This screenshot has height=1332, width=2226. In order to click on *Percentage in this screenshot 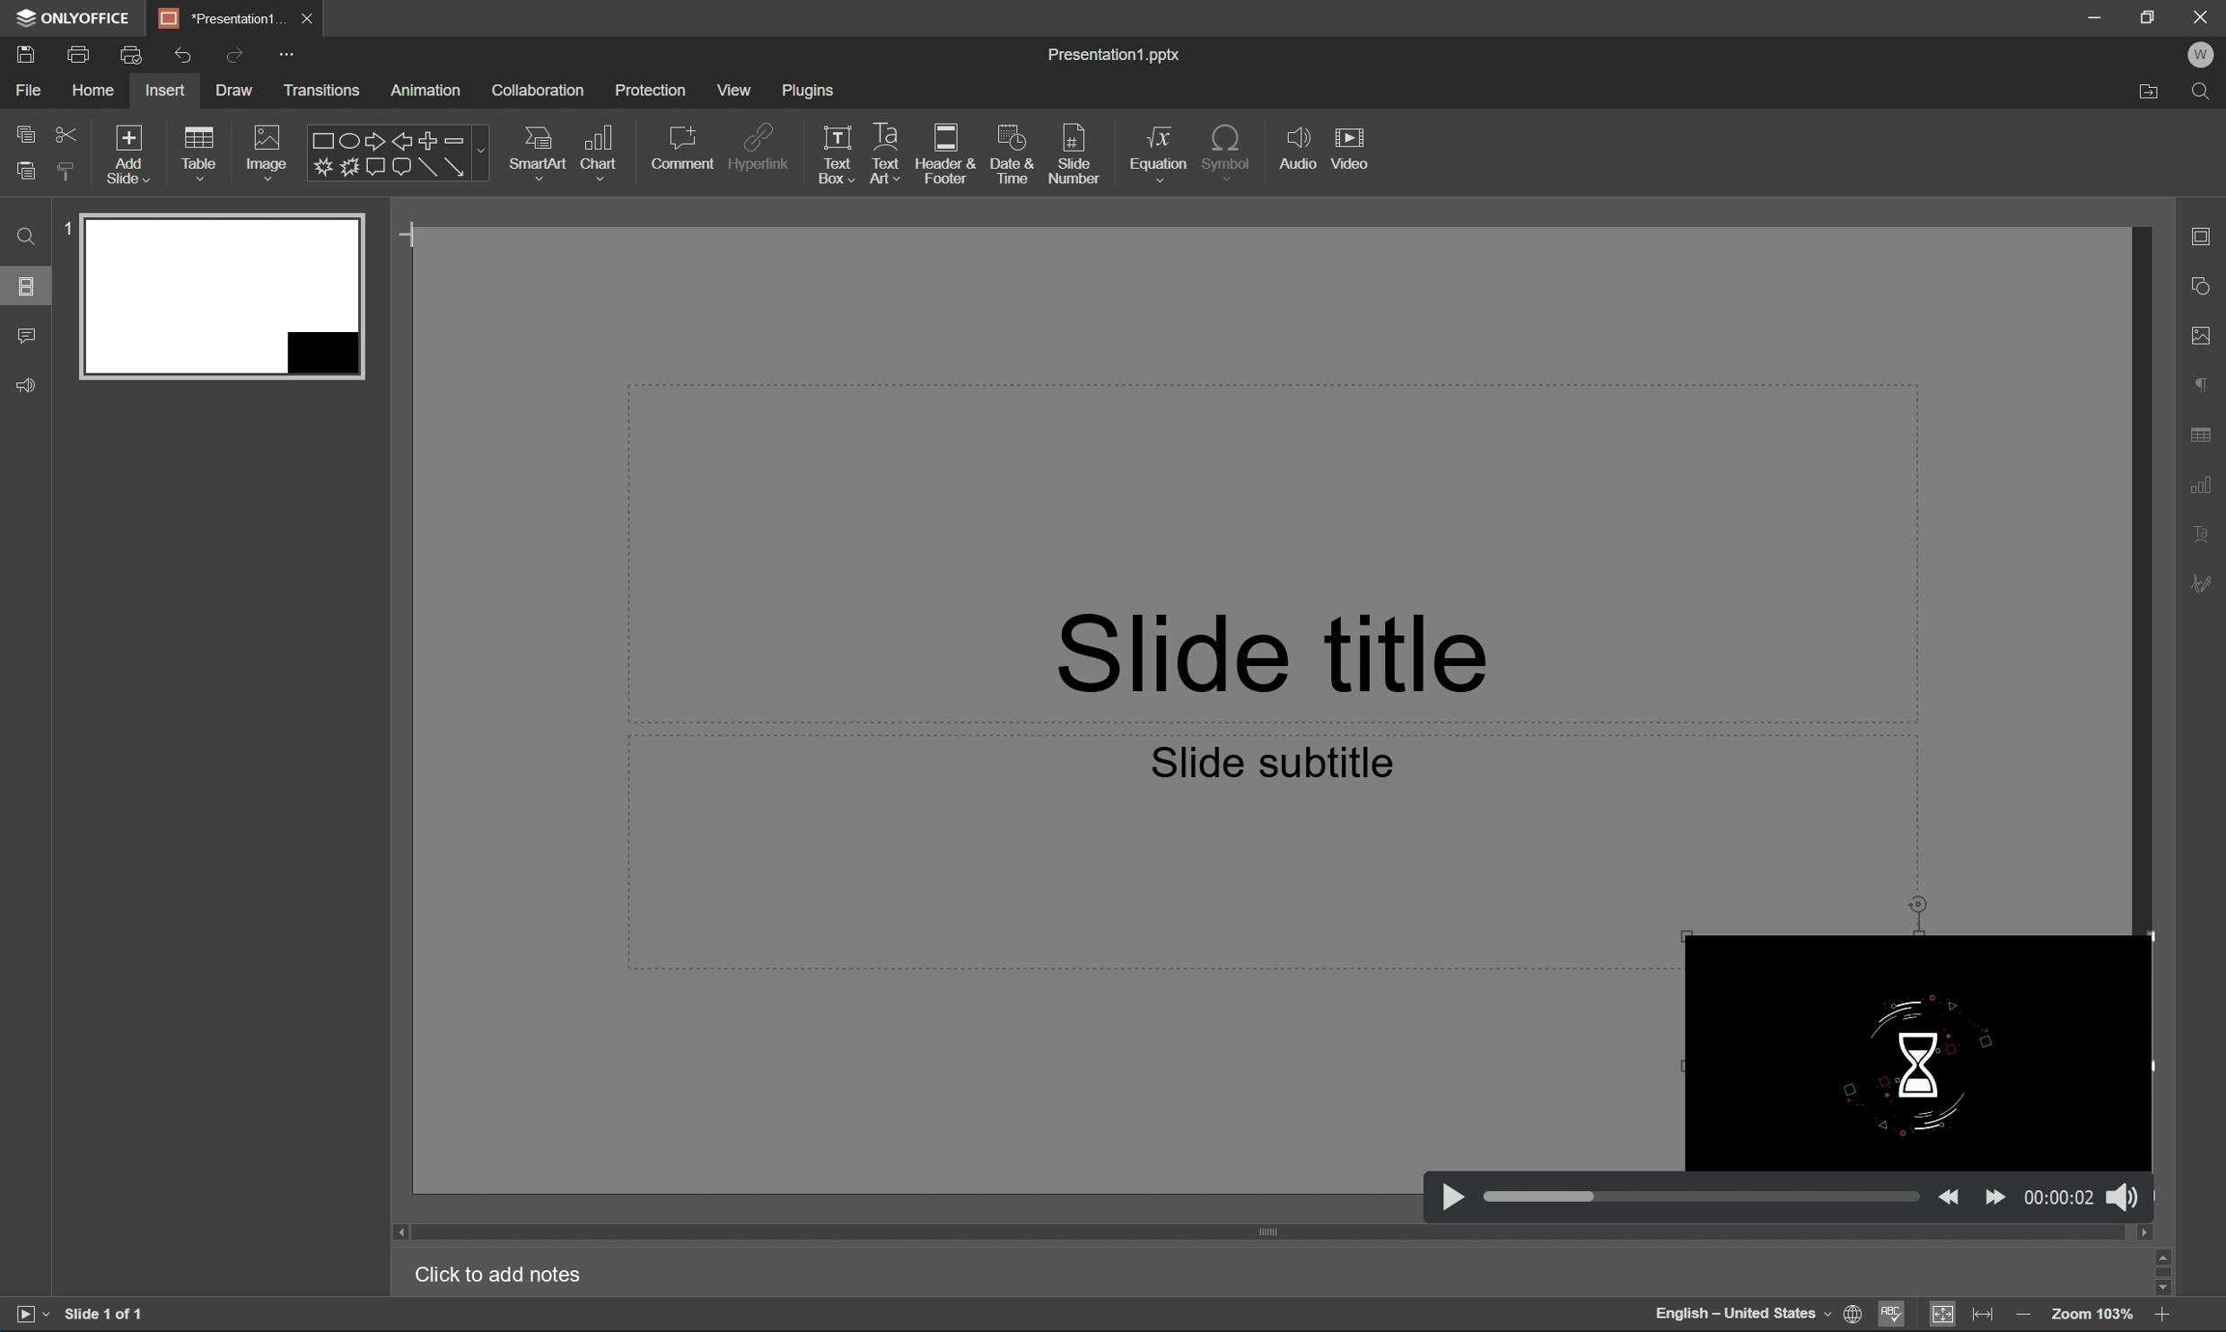, I will do `click(224, 16)`.